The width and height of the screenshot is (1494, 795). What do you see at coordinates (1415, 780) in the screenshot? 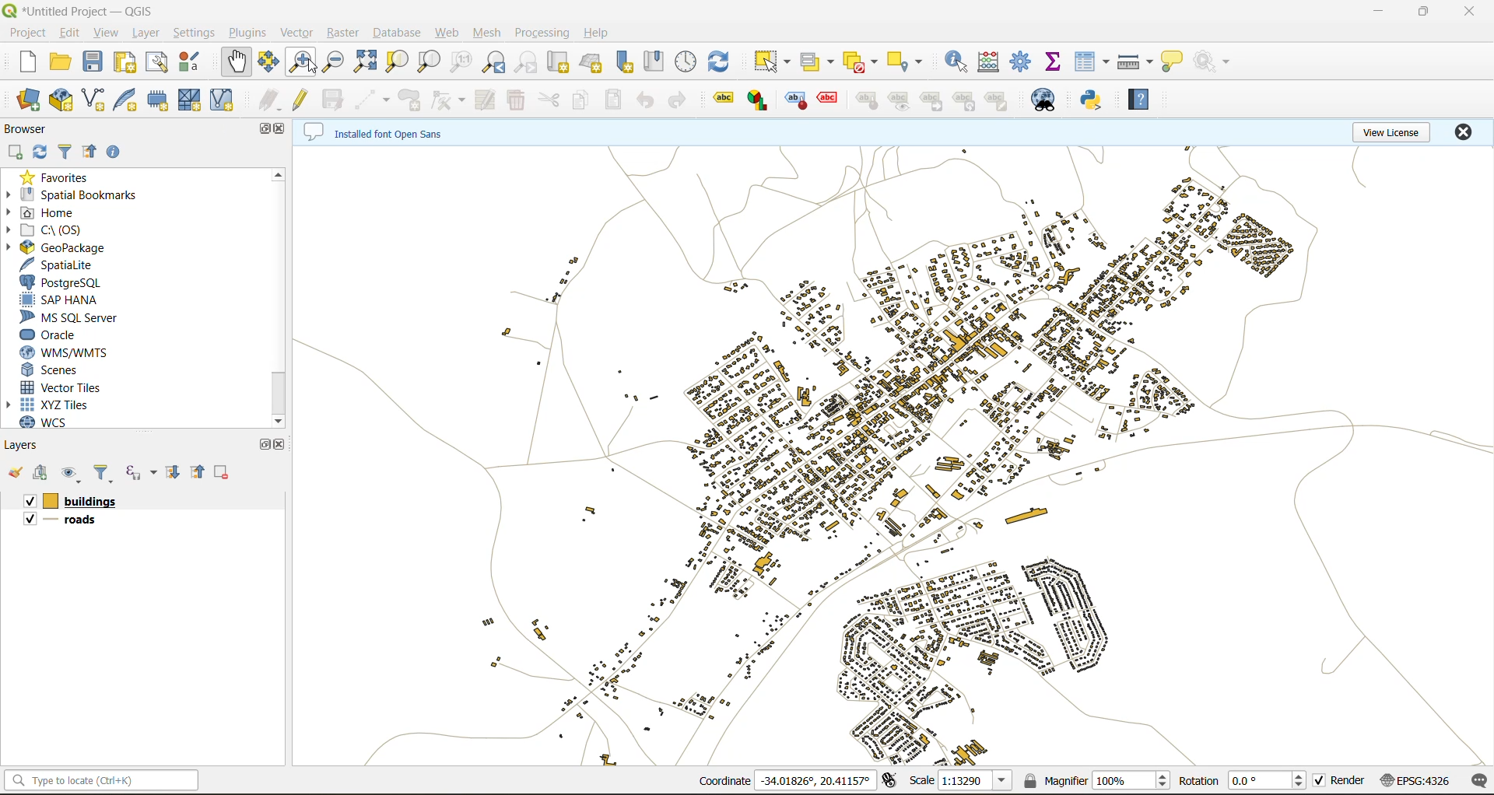
I see `crs` at bounding box center [1415, 780].